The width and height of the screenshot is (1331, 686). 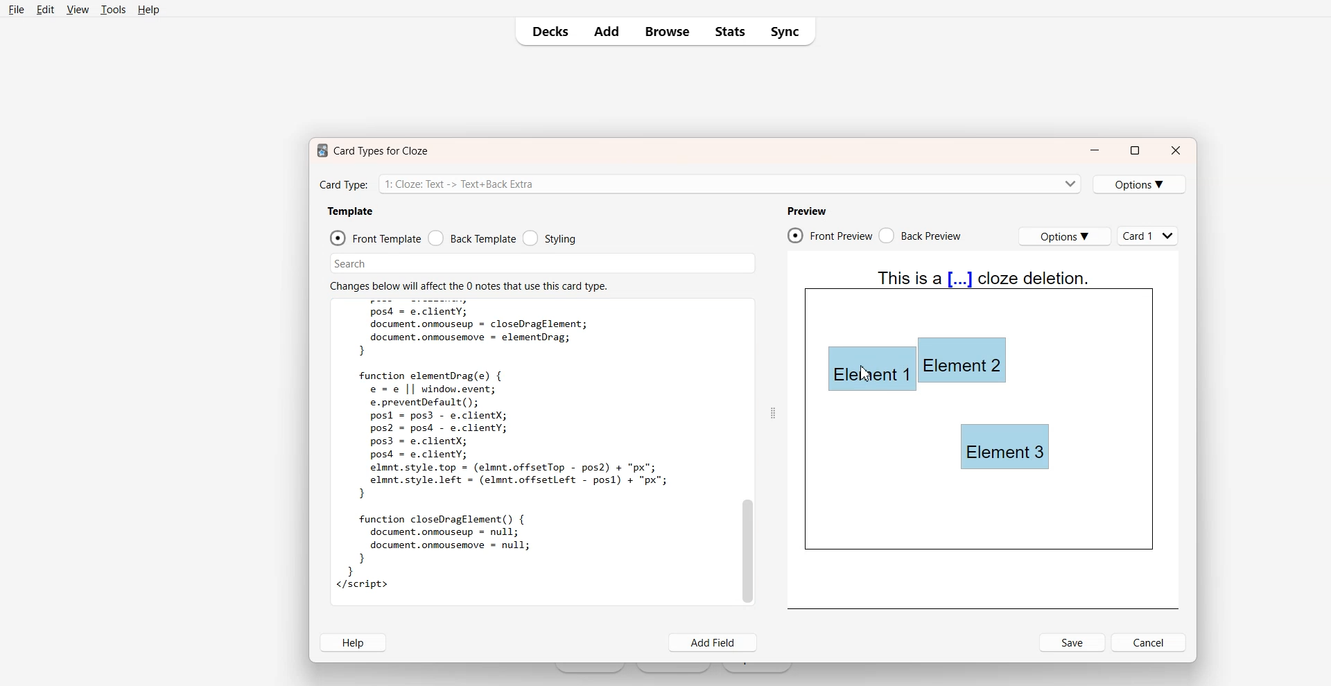 What do you see at coordinates (1072, 642) in the screenshot?
I see `Save` at bounding box center [1072, 642].